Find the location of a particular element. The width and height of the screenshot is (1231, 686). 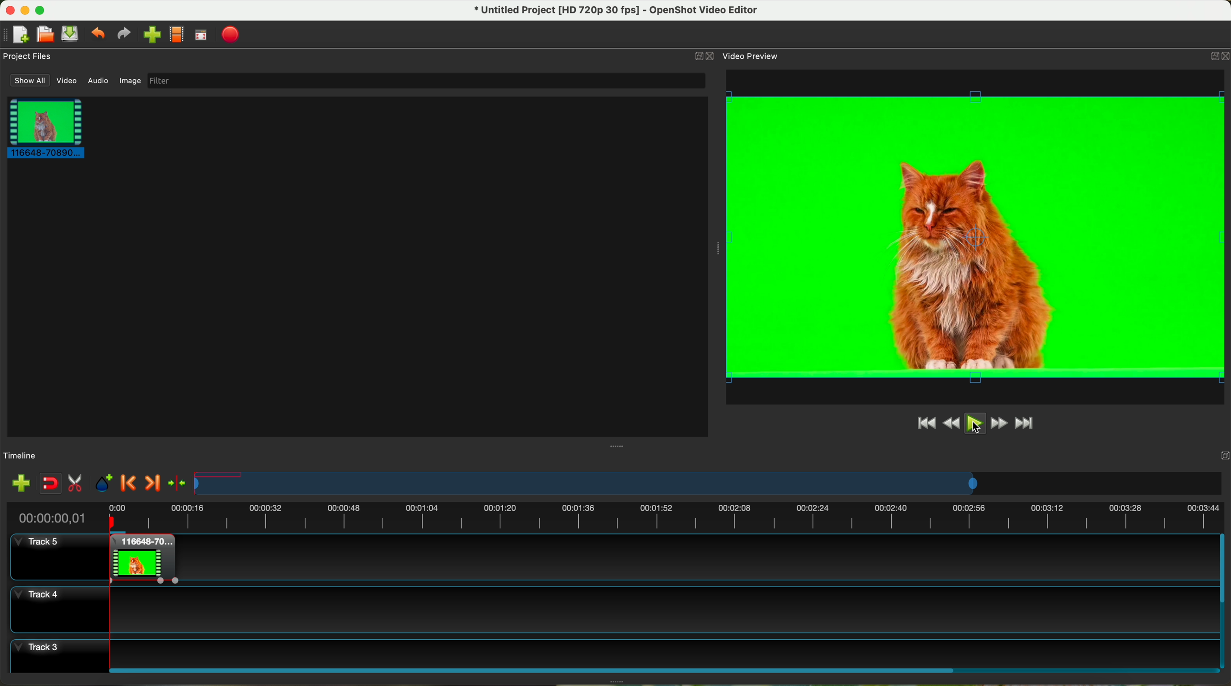

import files is located at coordinates (21, 484).